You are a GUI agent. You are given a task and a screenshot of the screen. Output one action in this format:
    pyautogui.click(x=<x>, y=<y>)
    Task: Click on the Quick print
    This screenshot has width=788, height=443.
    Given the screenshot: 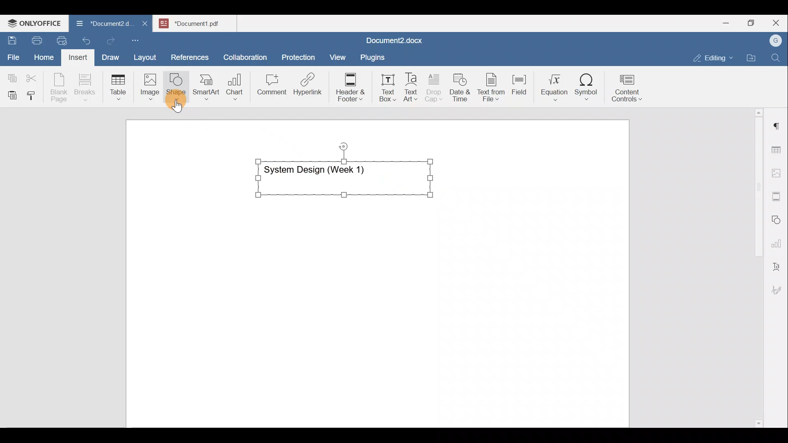 What is the action you would take?
    pyautogui.click(x=60, y=39)
    